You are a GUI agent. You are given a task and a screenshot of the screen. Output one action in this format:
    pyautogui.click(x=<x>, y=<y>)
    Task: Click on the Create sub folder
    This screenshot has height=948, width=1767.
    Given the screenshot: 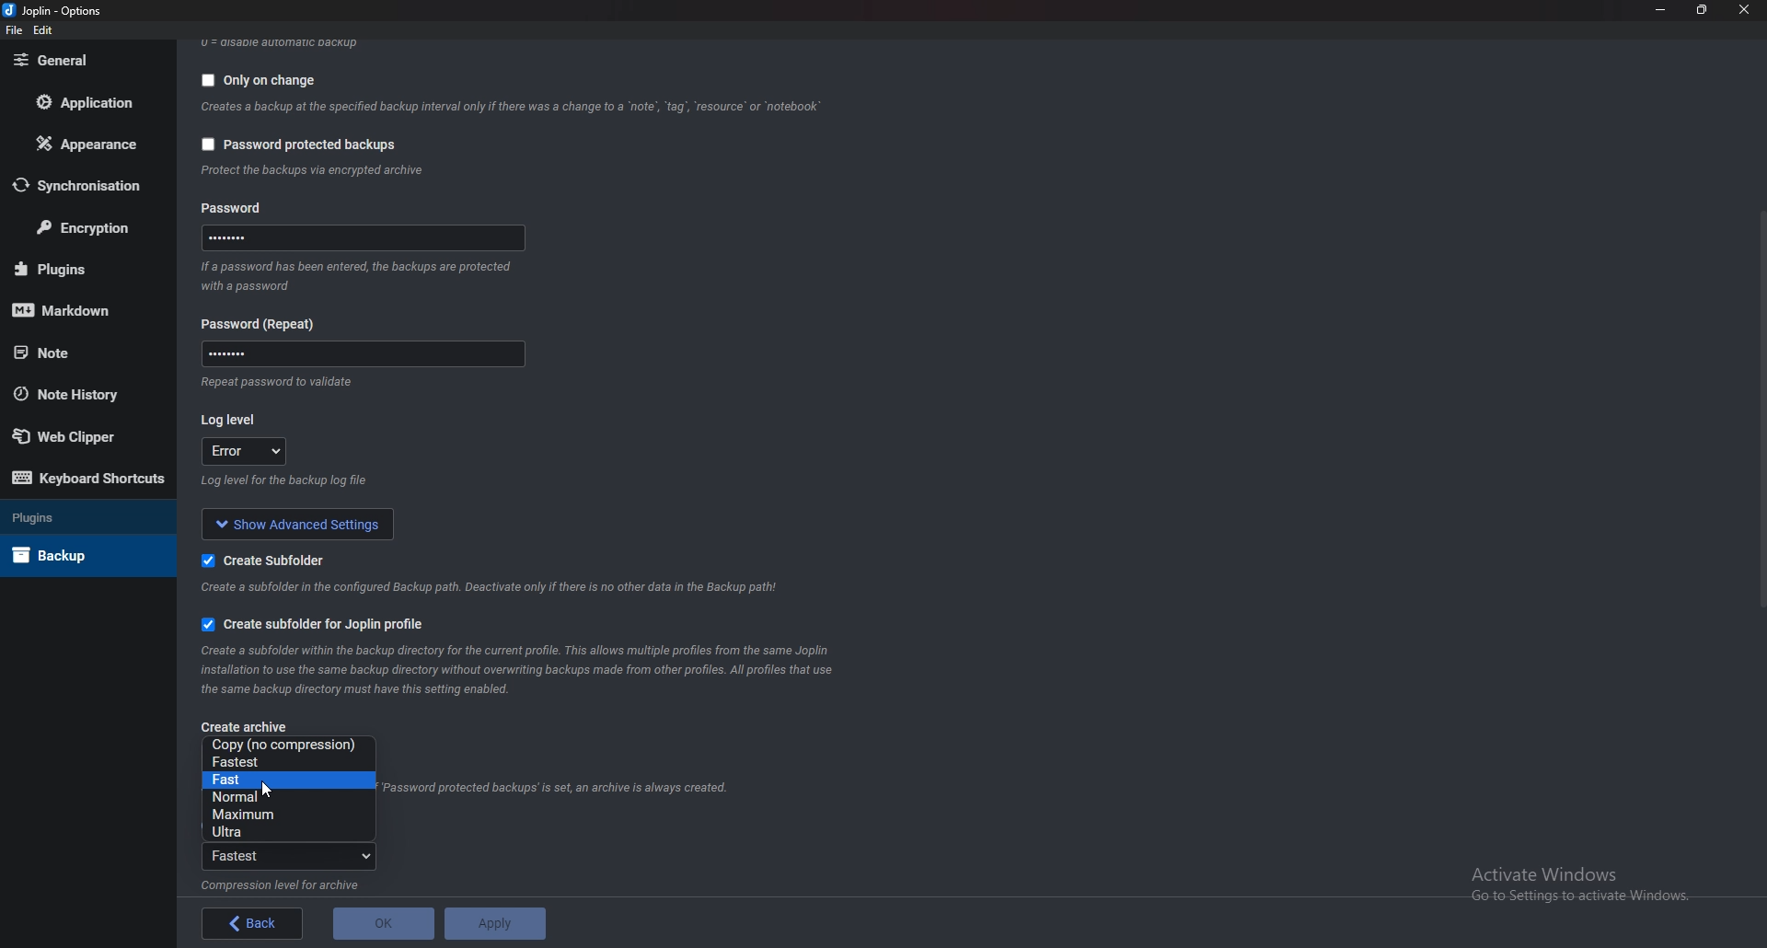 What is the action you would take?
    pyautogui.click(x=269, y=561)
    